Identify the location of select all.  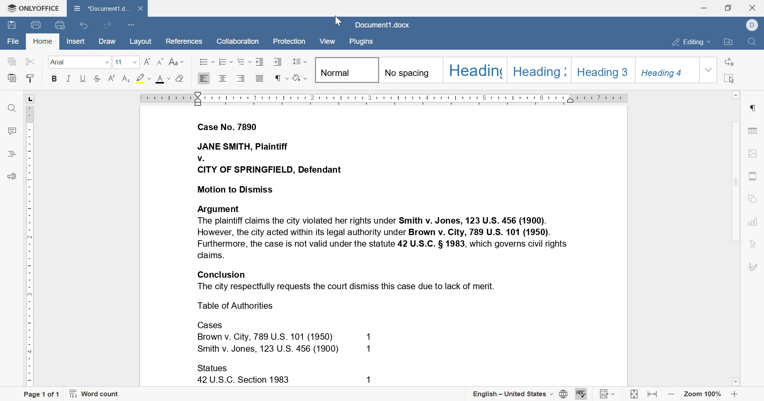
(730, 78).